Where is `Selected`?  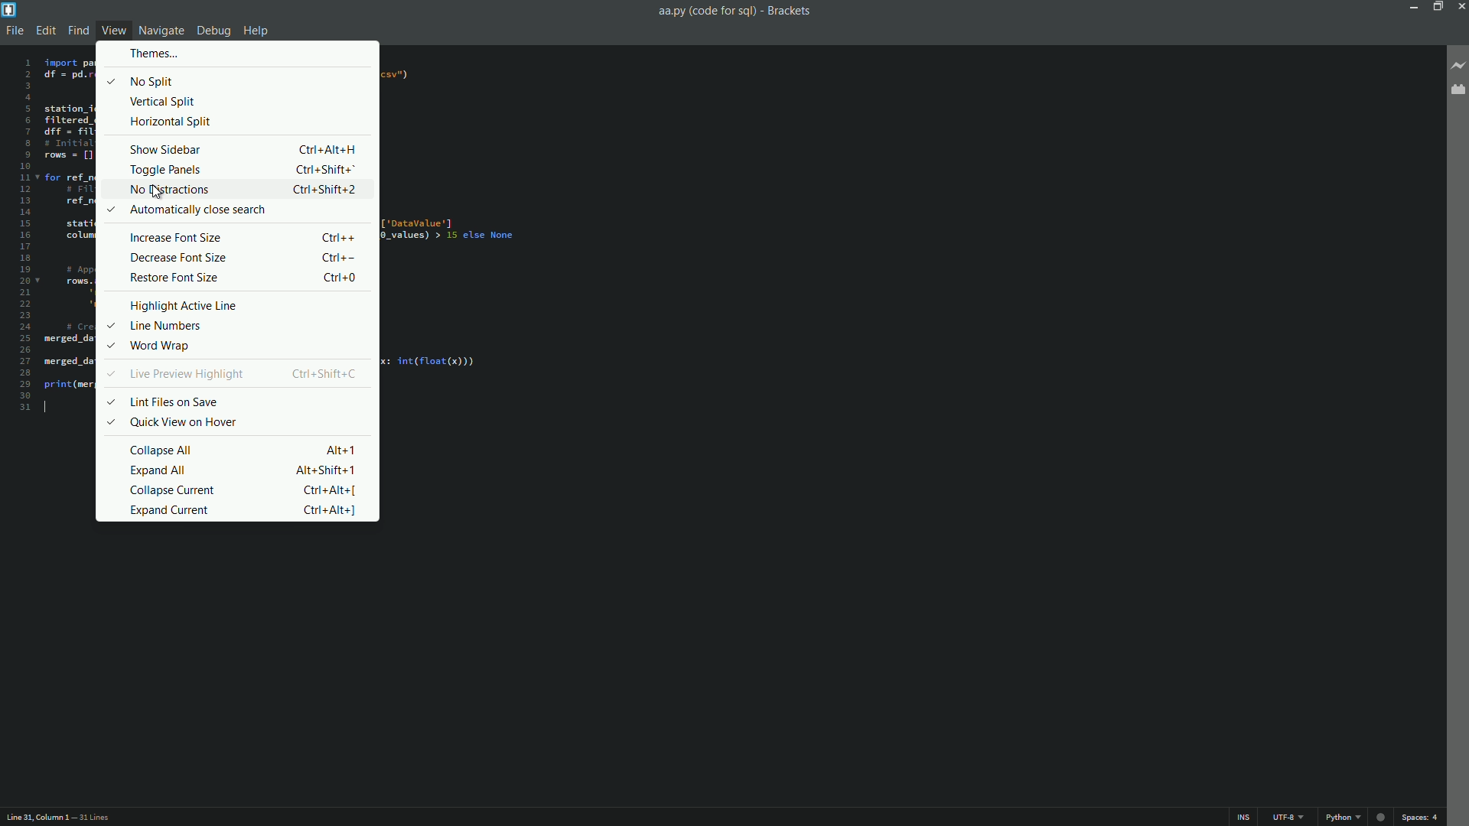
Selected is located at coordinates (110, 345).